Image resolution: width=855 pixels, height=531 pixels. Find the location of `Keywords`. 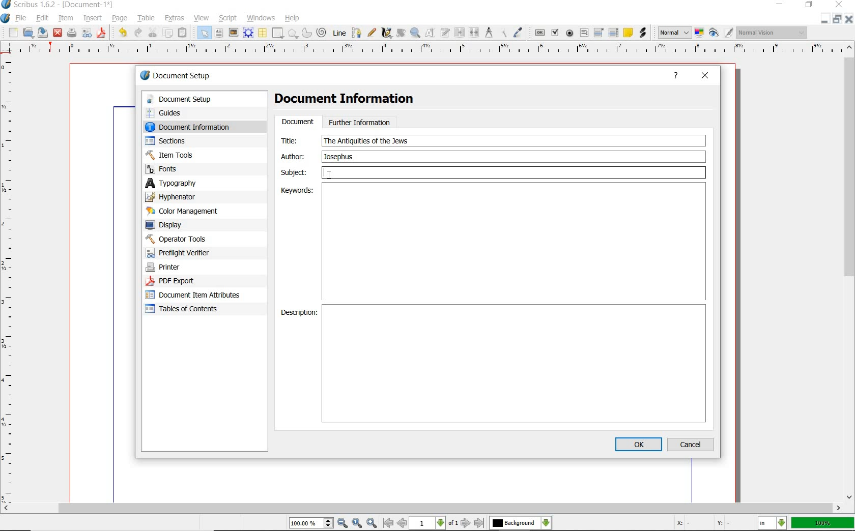

Keywords is located at coordinates (296, 191).